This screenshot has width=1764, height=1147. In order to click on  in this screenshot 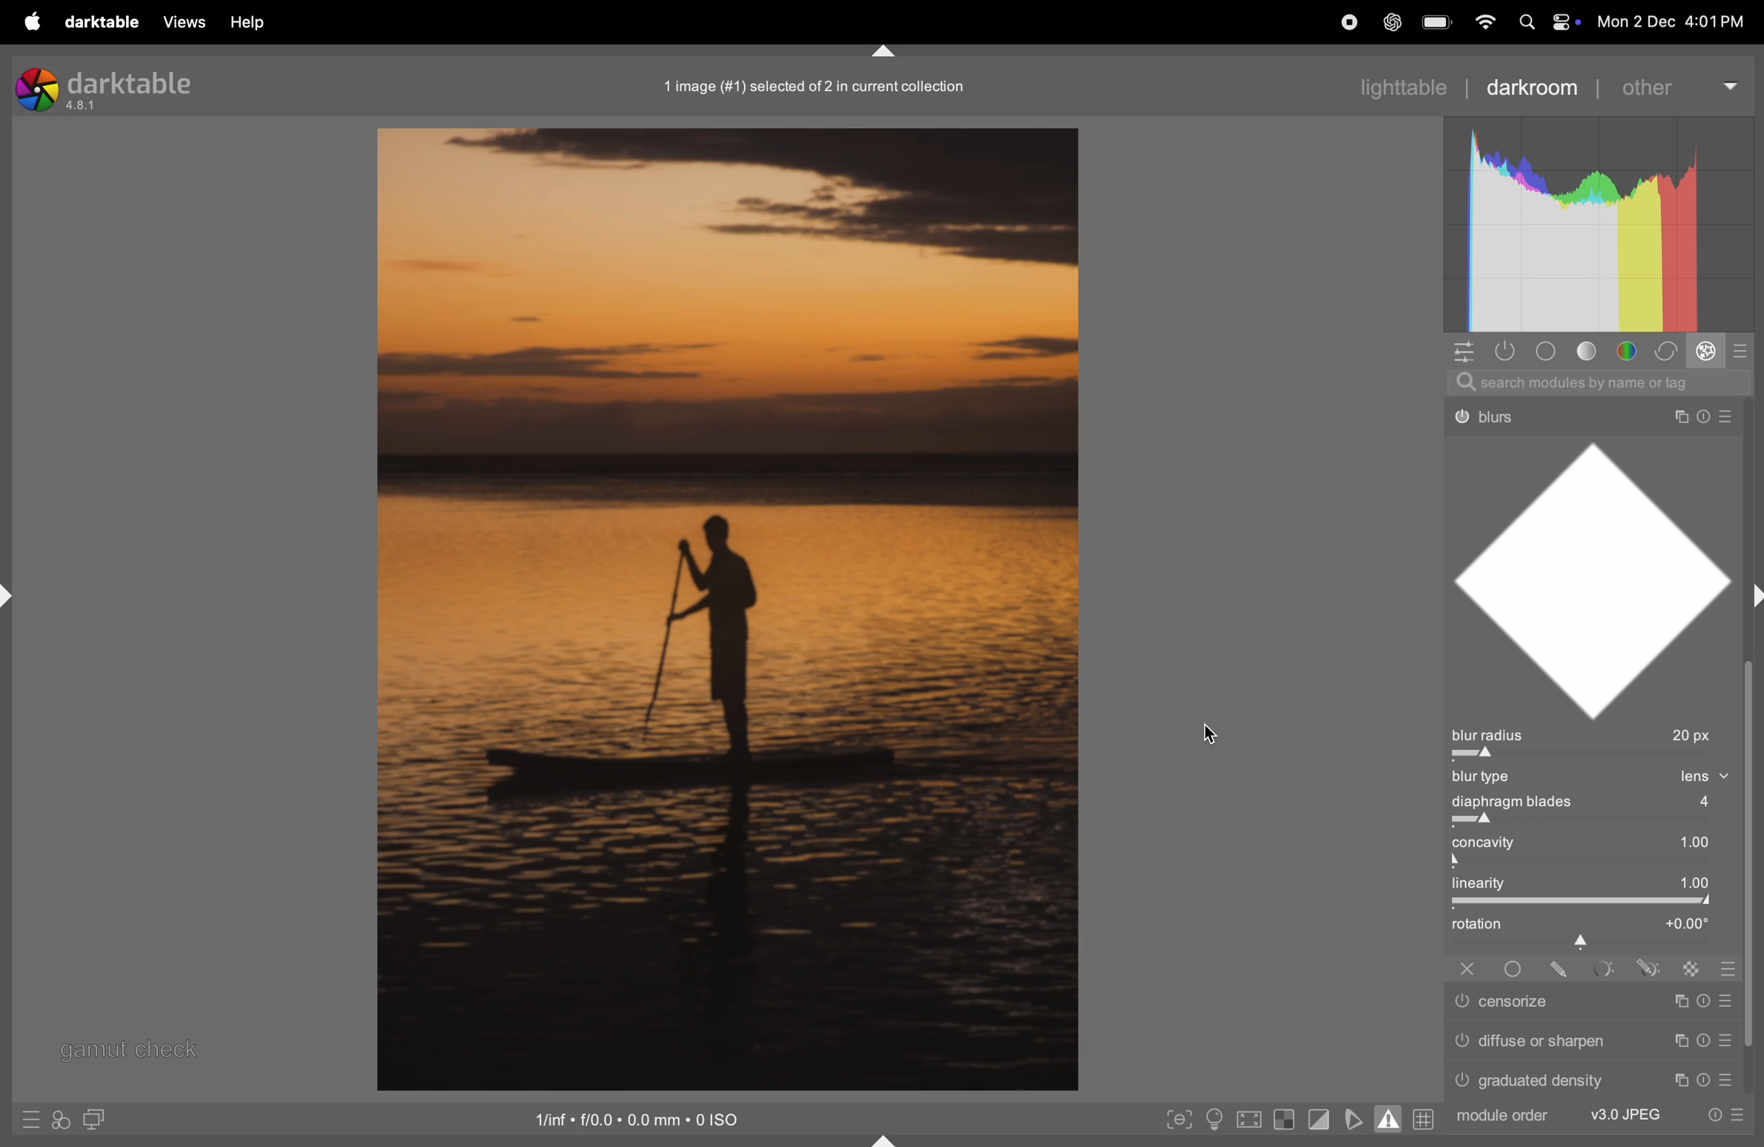, I will do `click(1588, 410)`.